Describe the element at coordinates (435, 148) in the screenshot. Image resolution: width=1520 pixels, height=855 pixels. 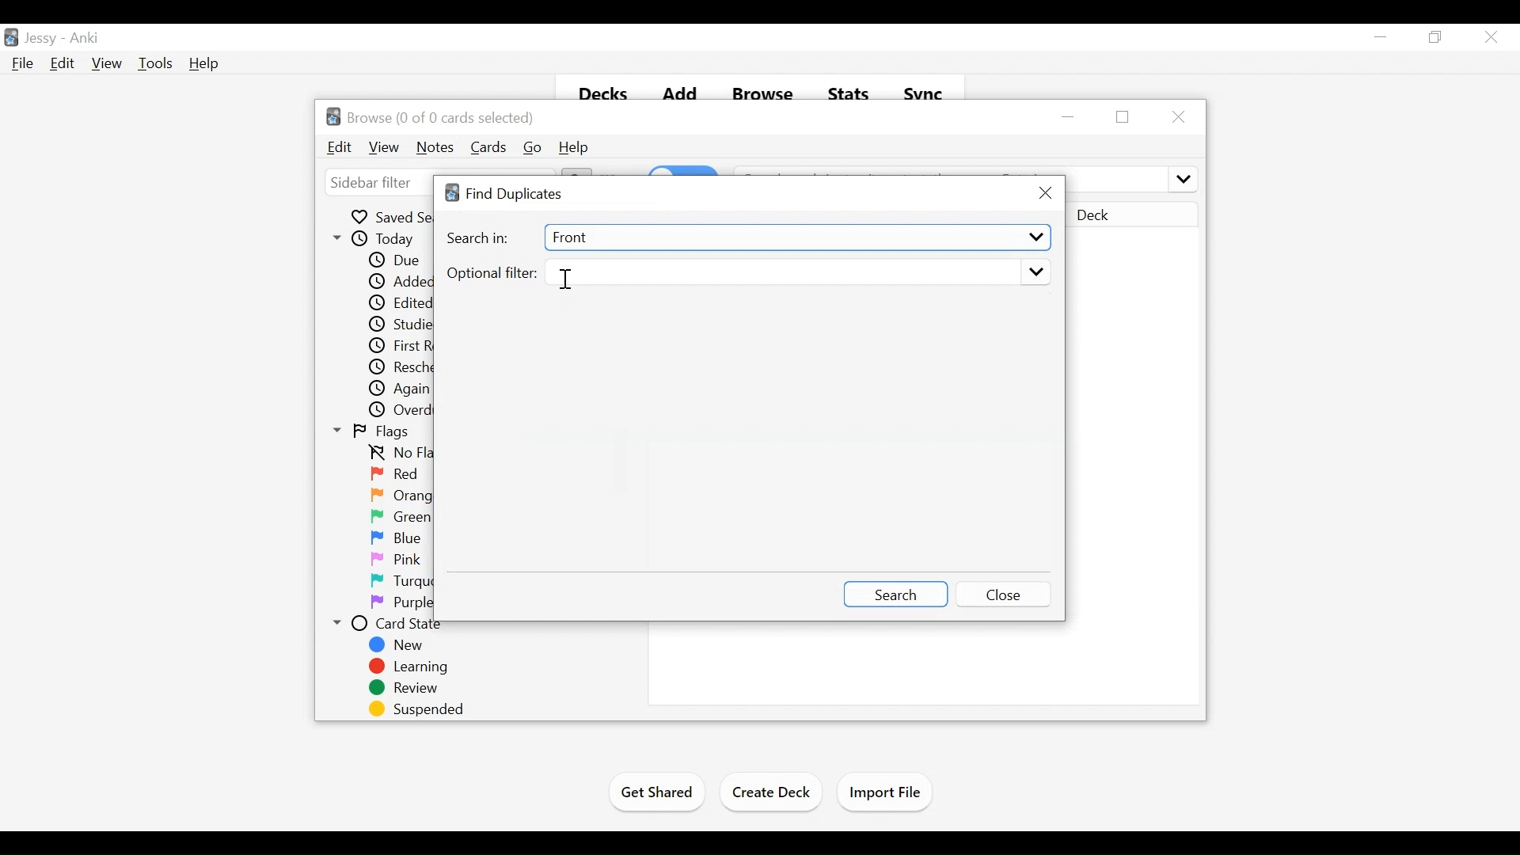
I see `Notes` at that location.